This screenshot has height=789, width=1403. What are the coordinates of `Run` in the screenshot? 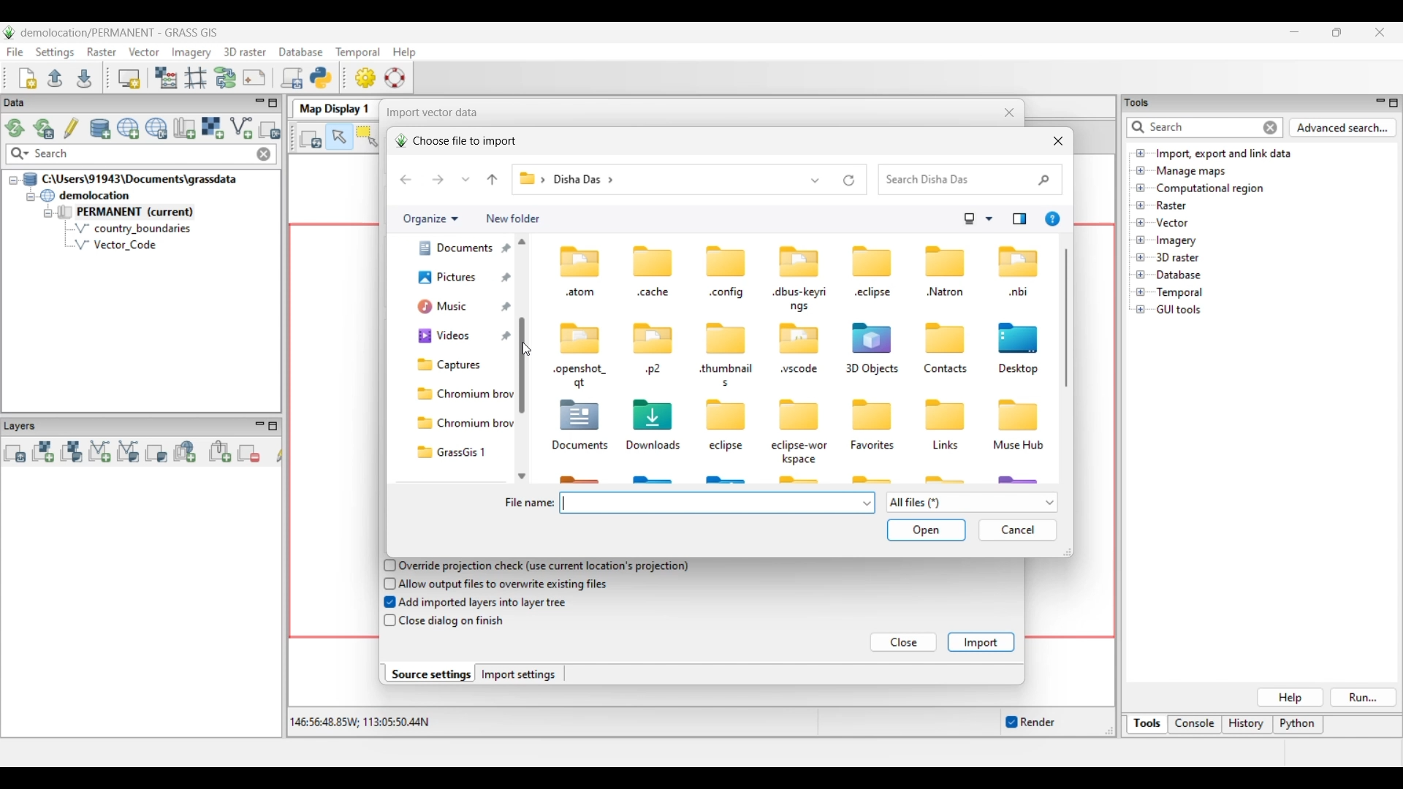 It's located at (1364, 698).